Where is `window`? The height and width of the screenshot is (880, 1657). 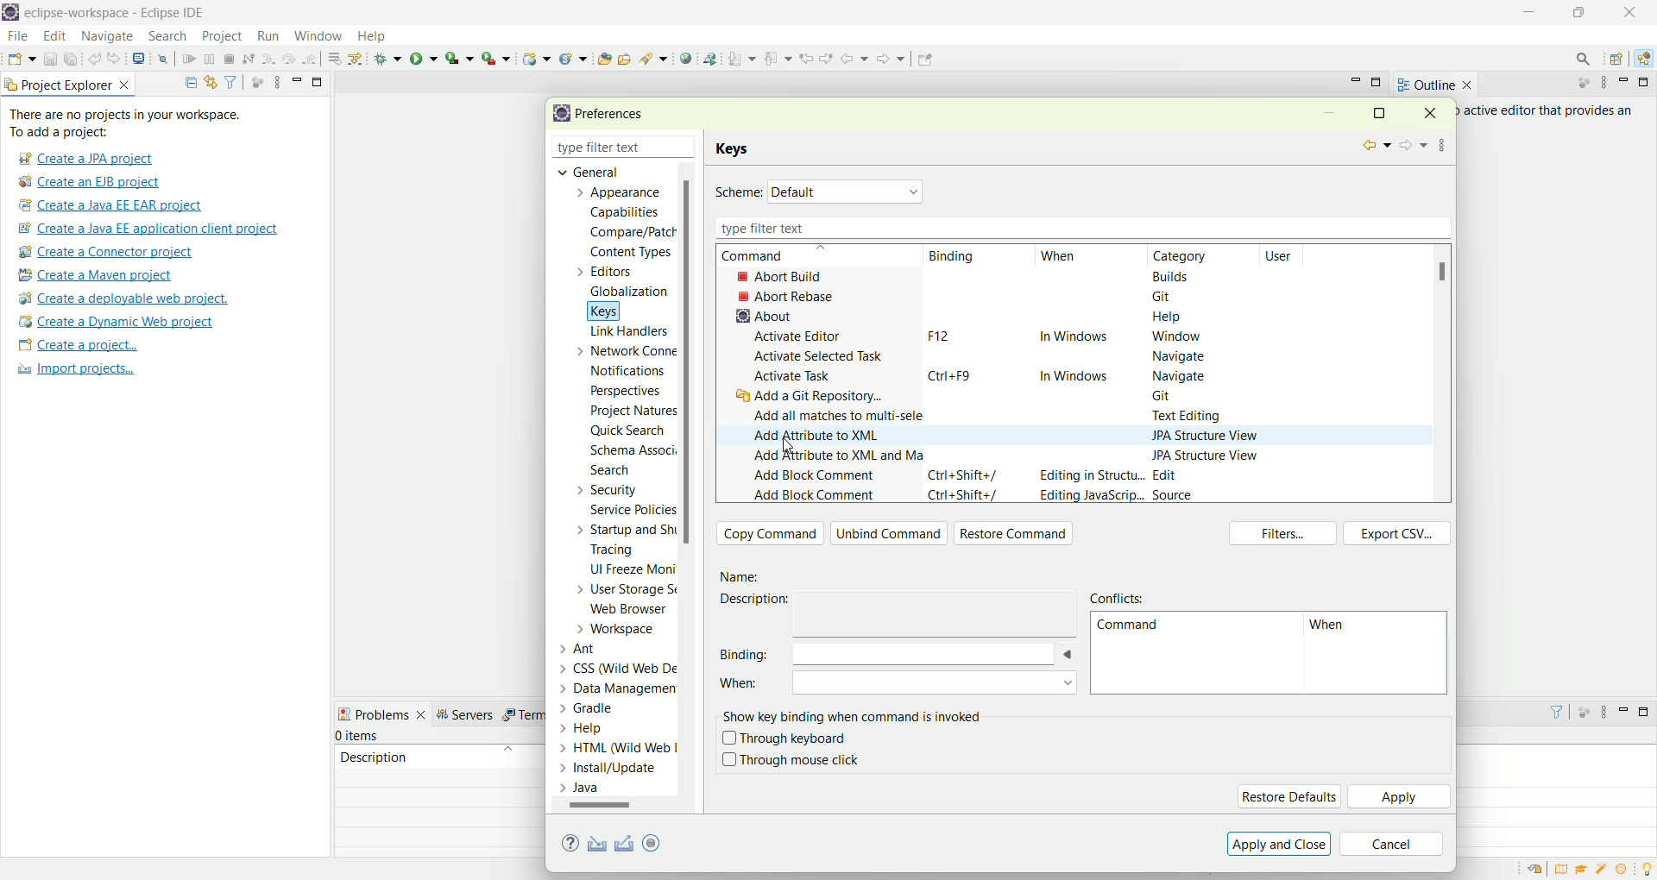
window is located at coordinates (317, 32).